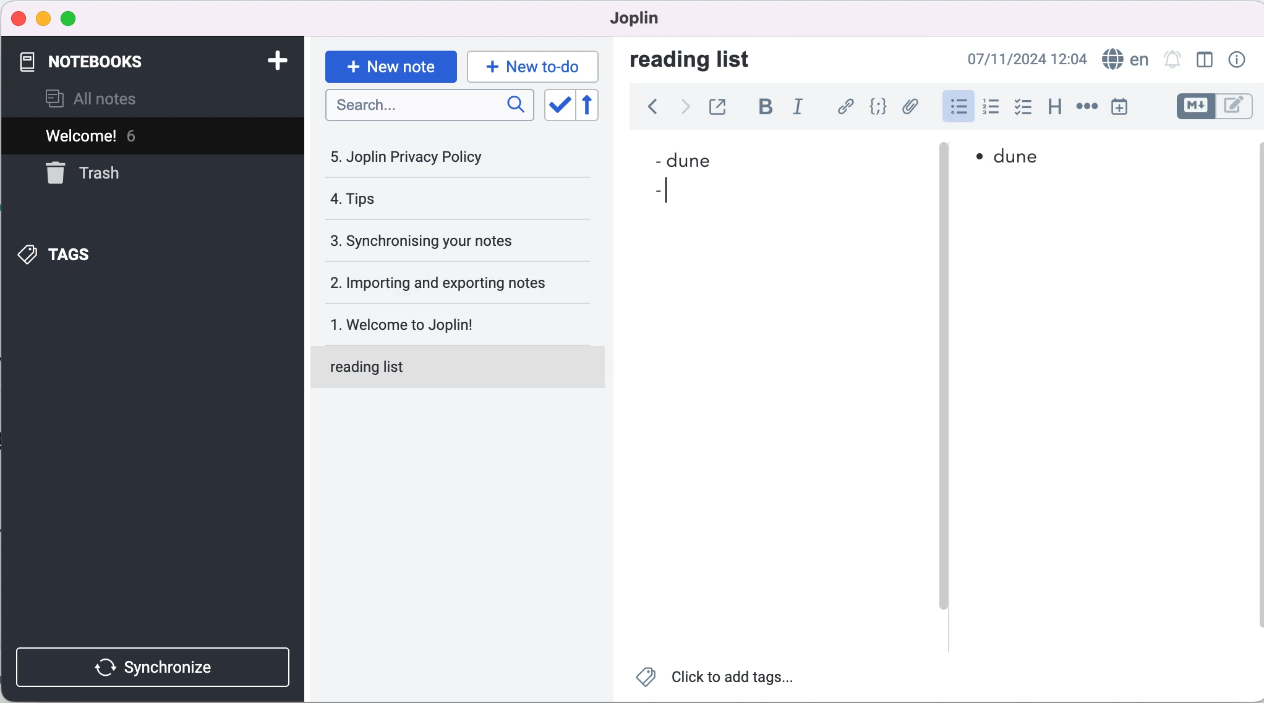  What do you see at coordinates (96, 179) in the screenshot?
I see `trash` at bounding box center [96, 179].